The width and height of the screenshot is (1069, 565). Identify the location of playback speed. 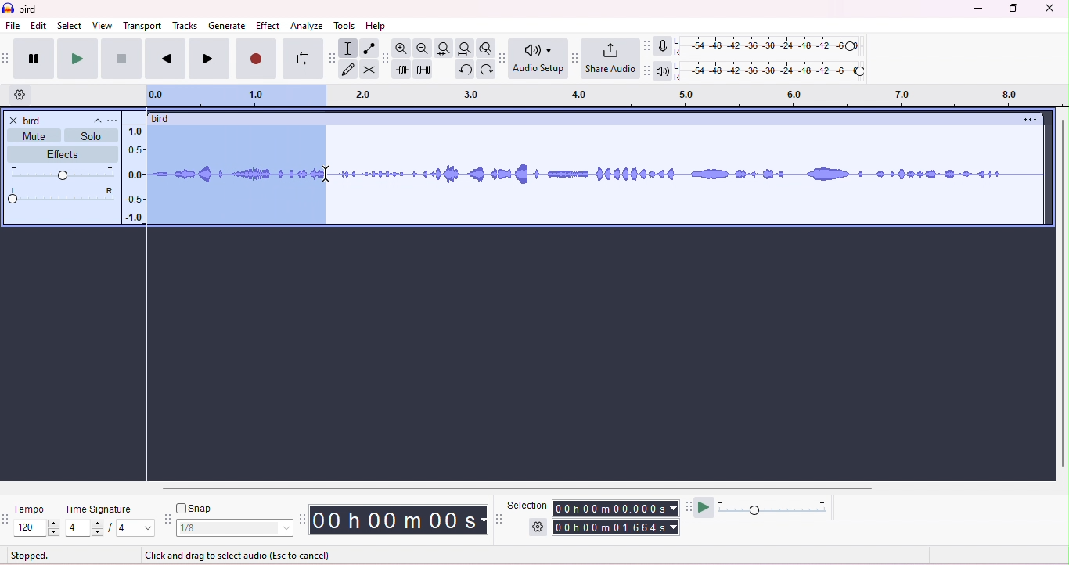
(777, 506).